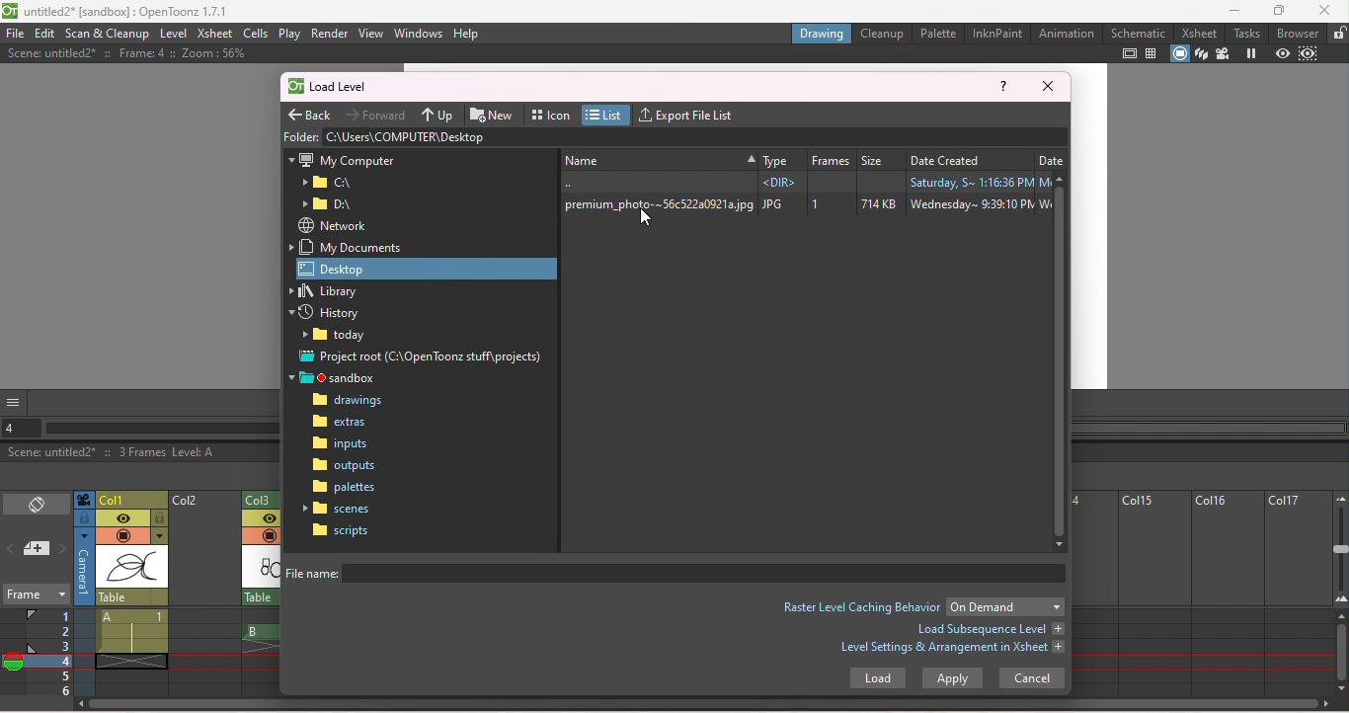  Describe the element at coordinates (122, 536) in the screenshot. I see `Camera stand visibility toggle` at that location.